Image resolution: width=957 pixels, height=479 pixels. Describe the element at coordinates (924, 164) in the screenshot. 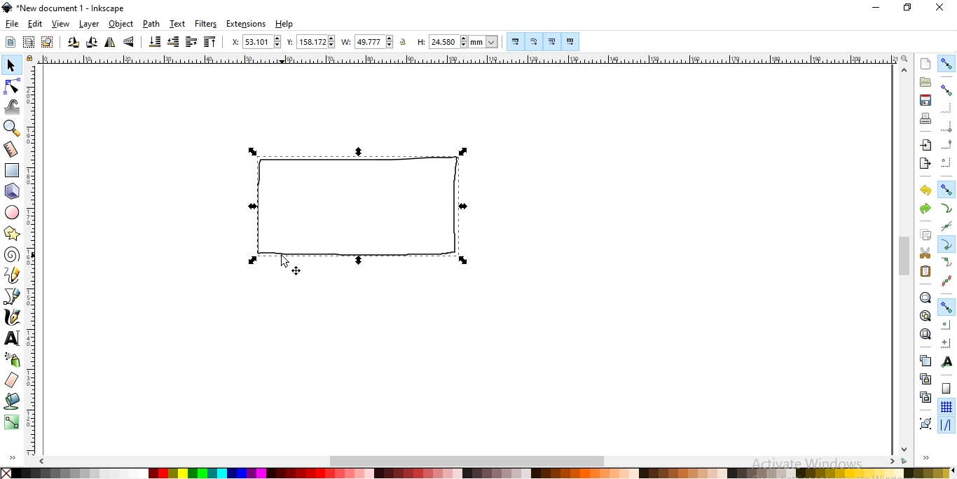

I see `export a document` at that location.